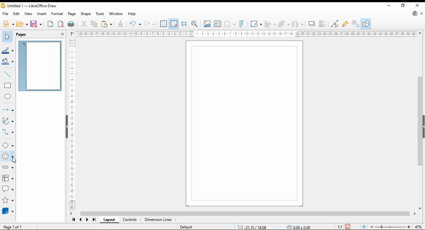  Describe the element at coordinates (195, 24) in the screenshot. I see `pan and zoom` at that location.